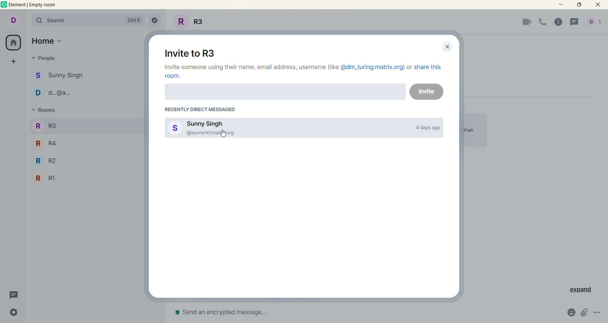 This screenshot has width=608, height=323. What do you see at coordinates (568, 313) in the screenshot?
I see `emoji` at bounding box center [568, 313].